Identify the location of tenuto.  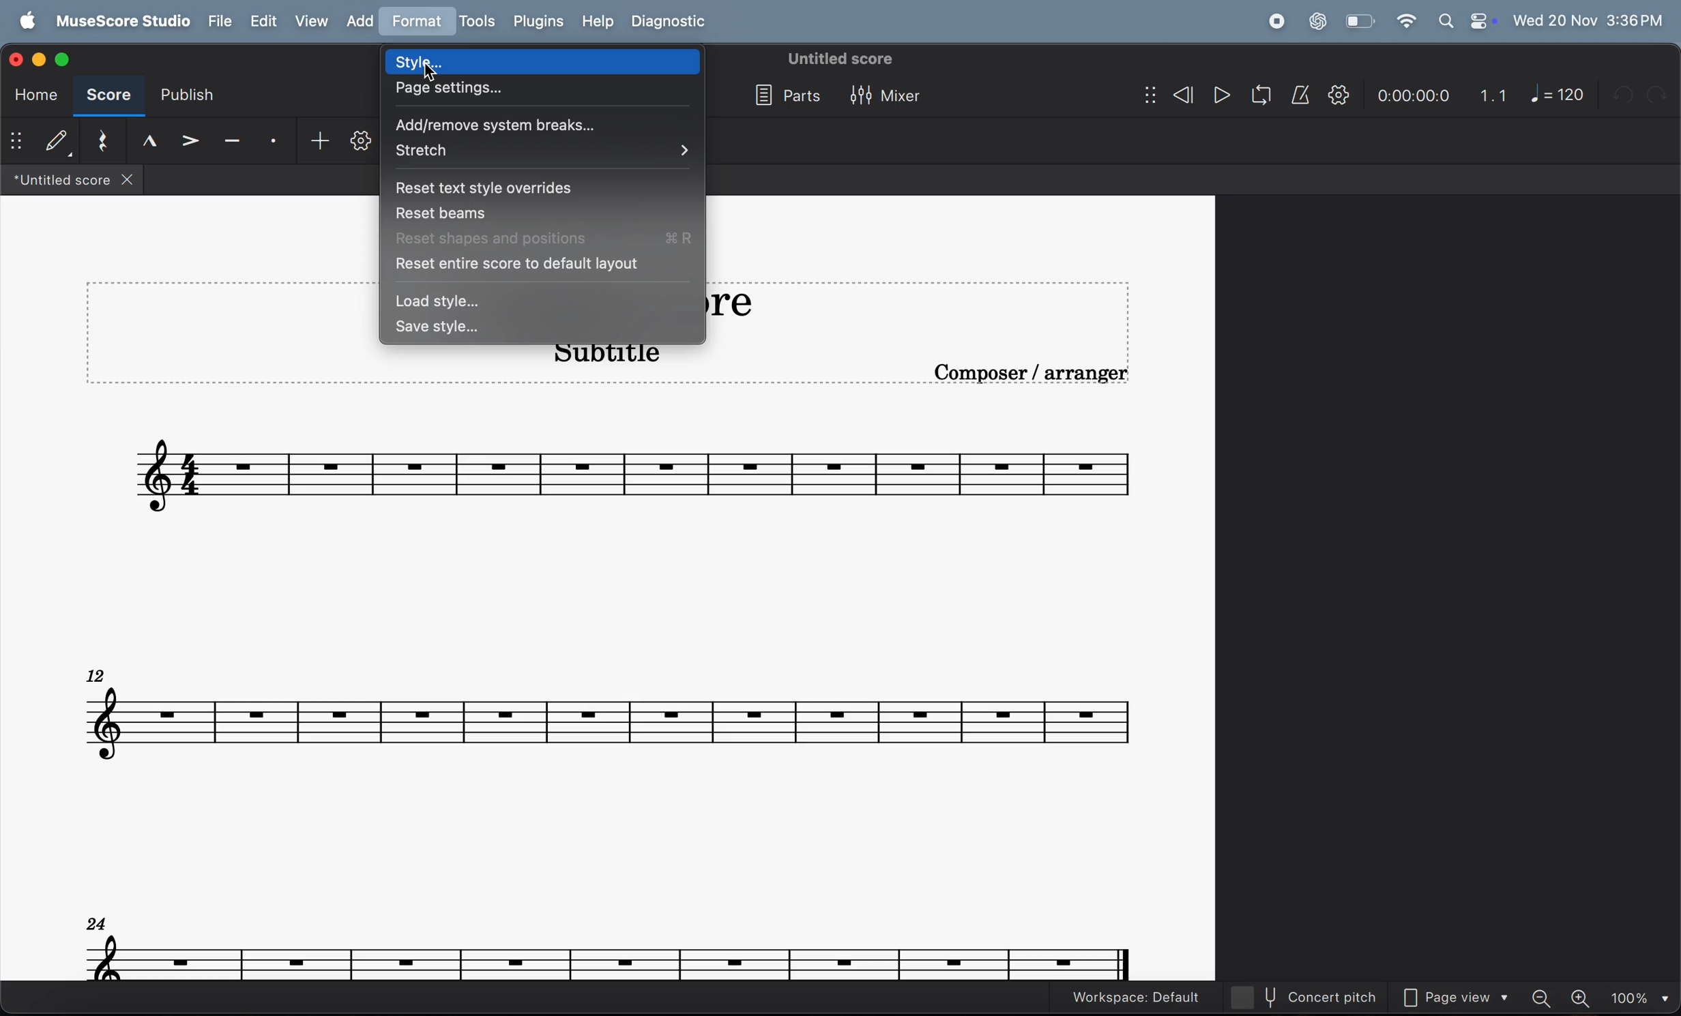
(149, 140).